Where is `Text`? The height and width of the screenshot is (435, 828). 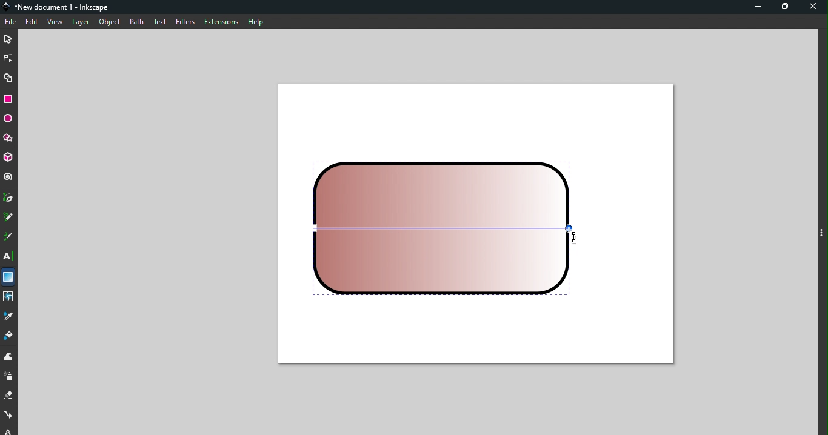
Text is located at coordinates (159, 21).